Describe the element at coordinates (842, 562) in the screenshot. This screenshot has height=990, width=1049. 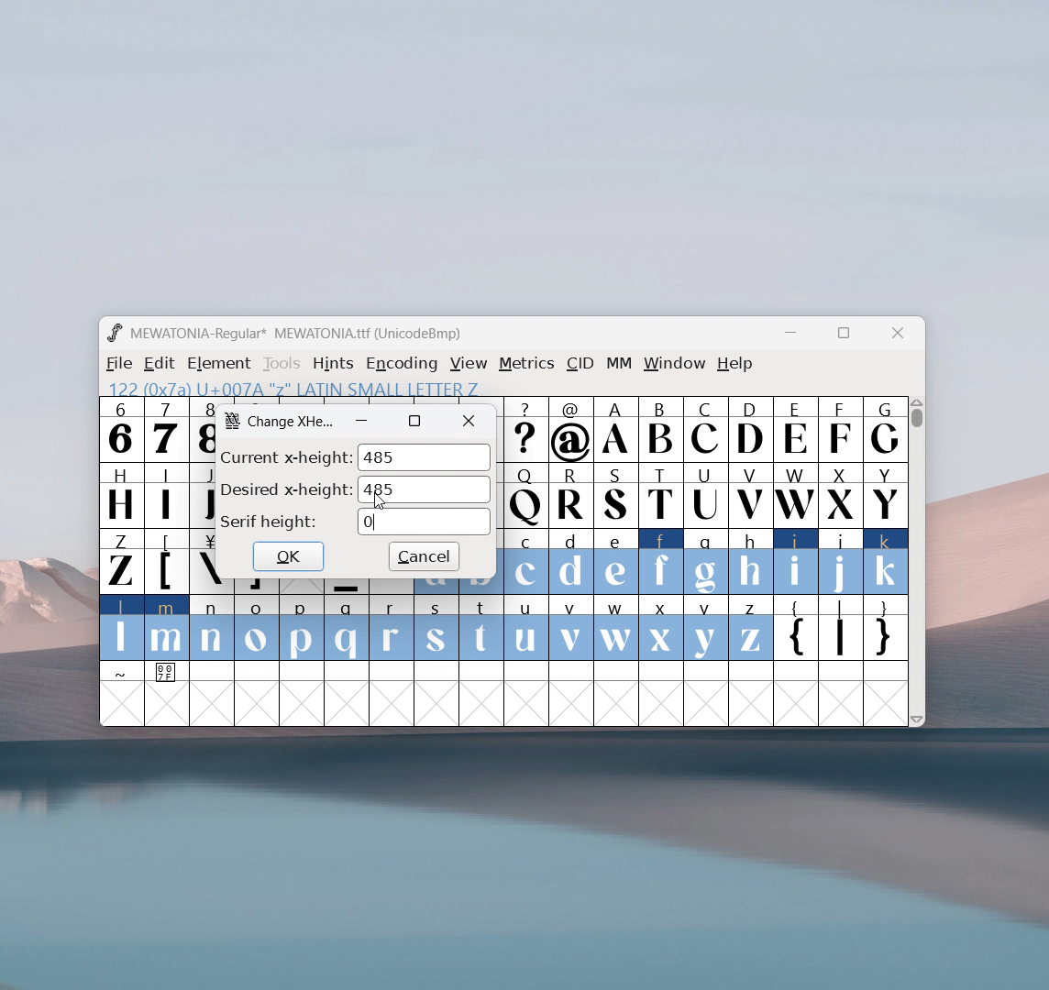
I see `j` at that location.